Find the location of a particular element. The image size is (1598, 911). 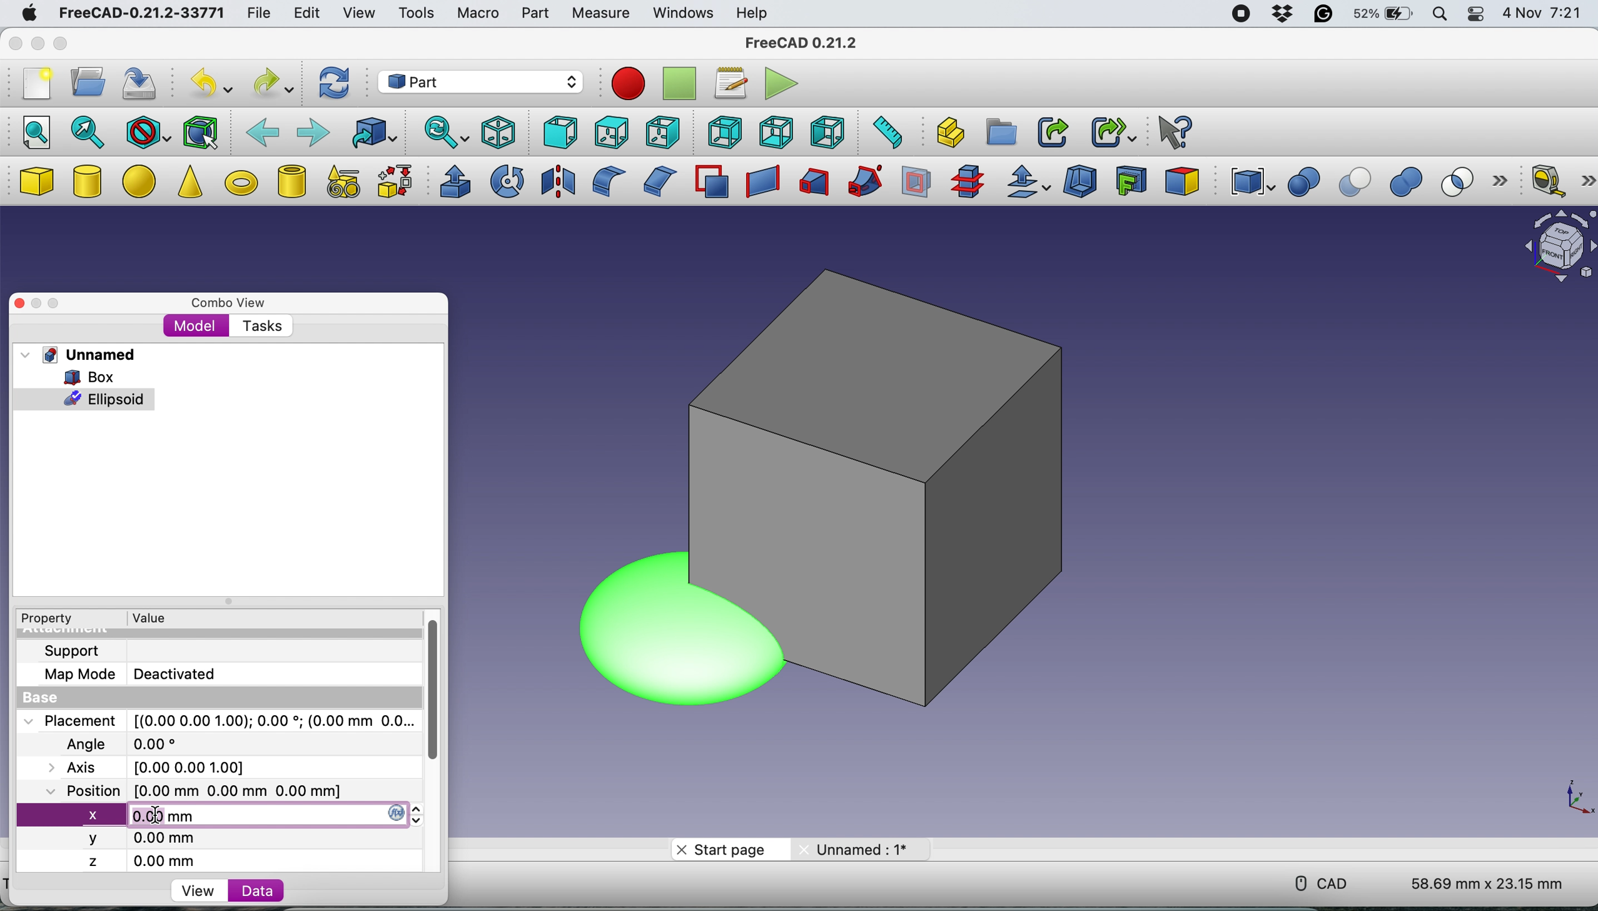

refresh is located at coordinates (333, 84).